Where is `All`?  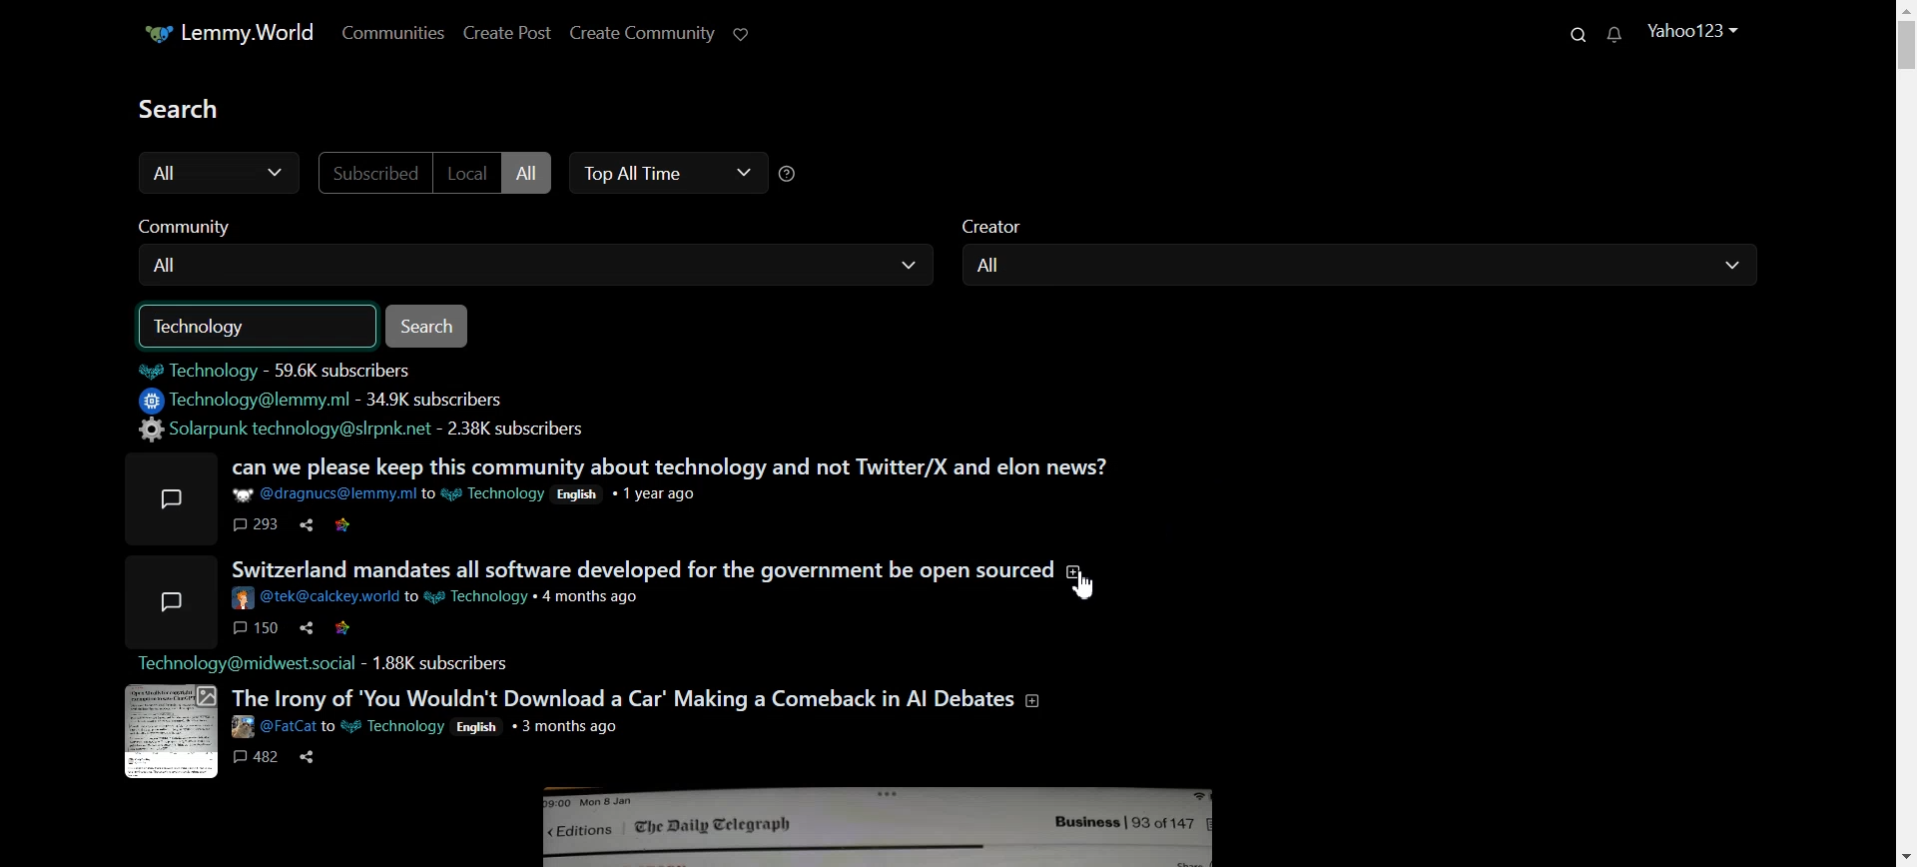 All is located at coordinates (1361, 267).